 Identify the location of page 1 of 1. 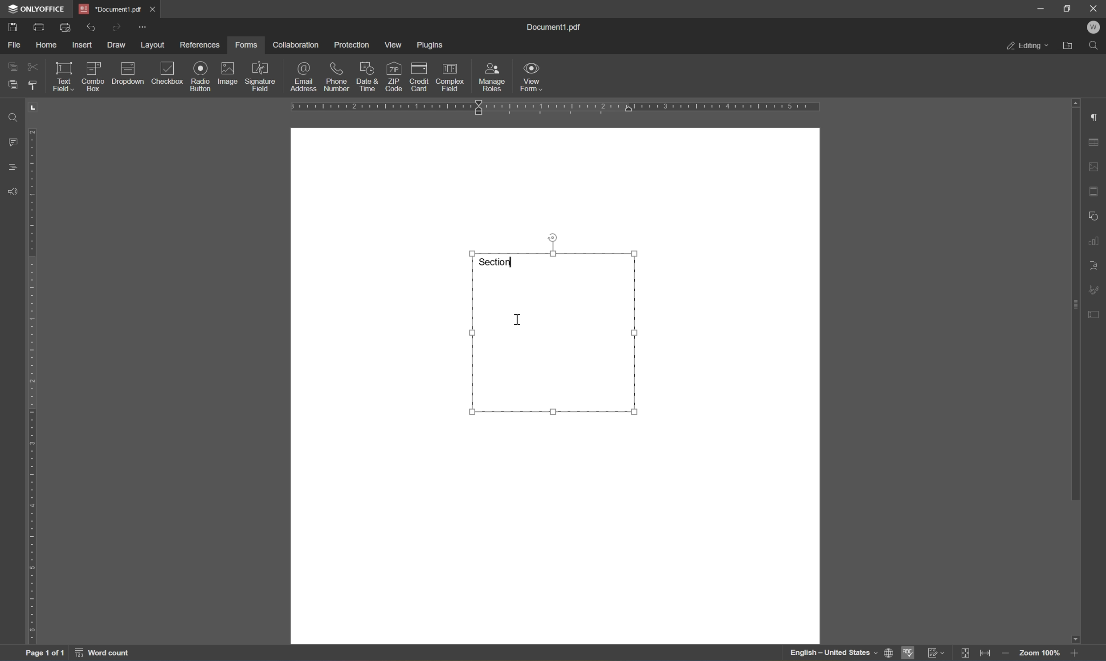
(45, 654).